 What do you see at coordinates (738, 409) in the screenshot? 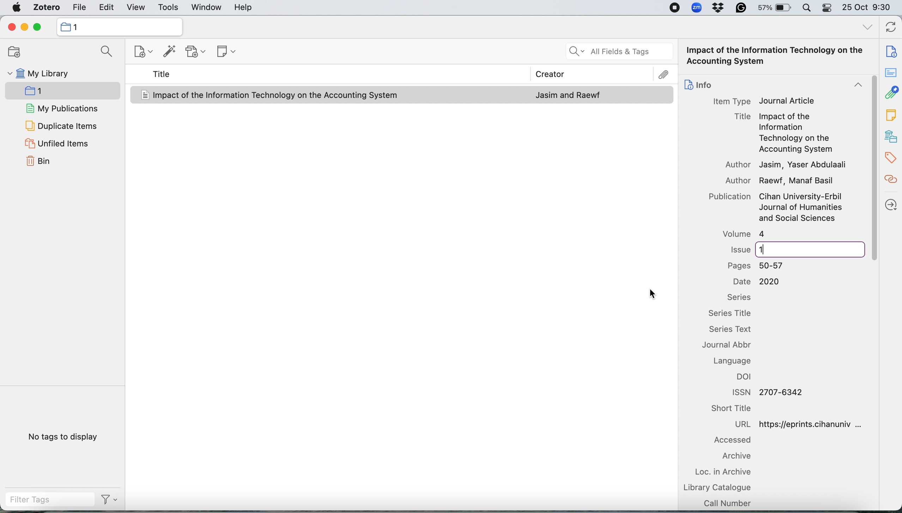
I see `short title` at bounding box center [738, 409].